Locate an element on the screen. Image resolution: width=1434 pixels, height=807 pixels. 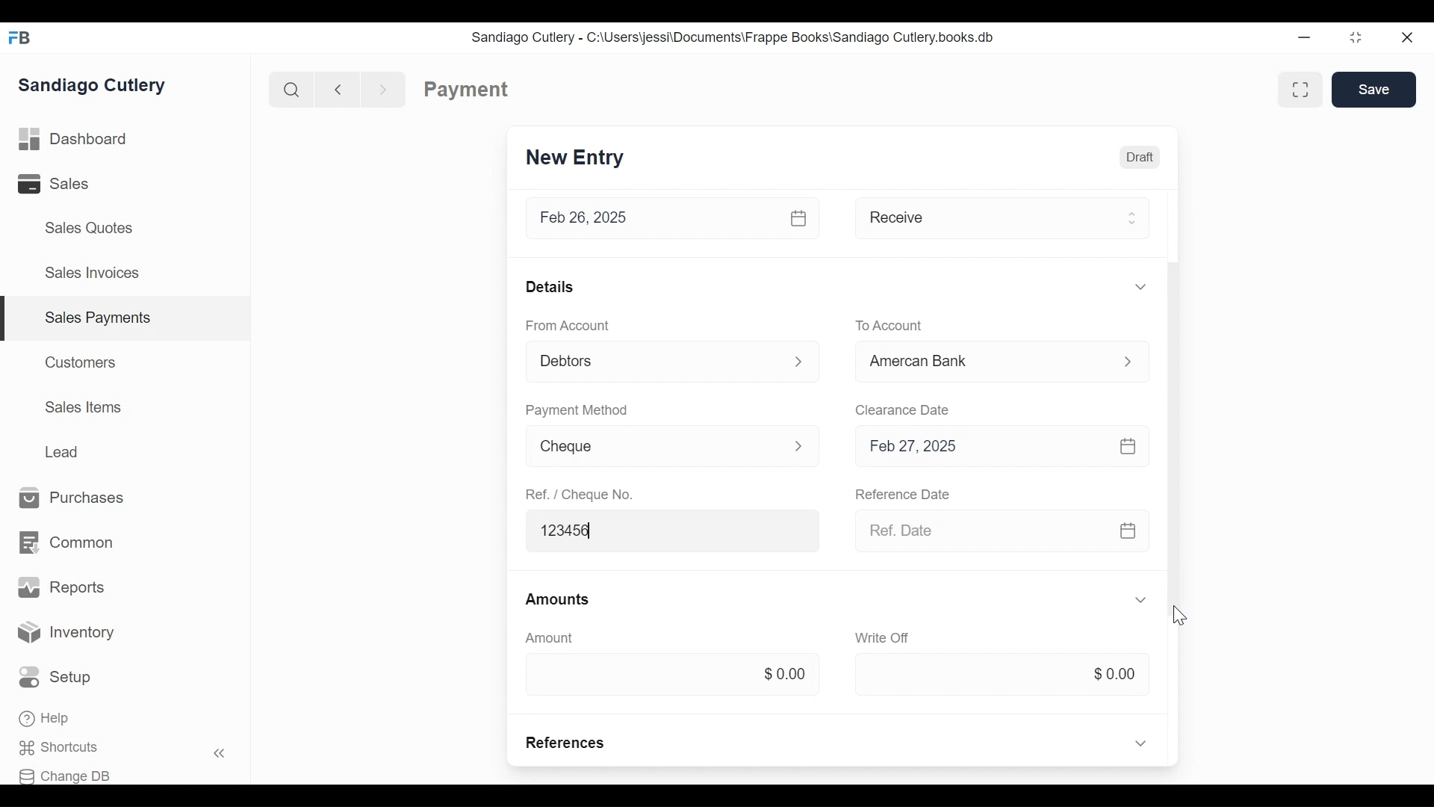
123456 is located at coordinates (674, 530).